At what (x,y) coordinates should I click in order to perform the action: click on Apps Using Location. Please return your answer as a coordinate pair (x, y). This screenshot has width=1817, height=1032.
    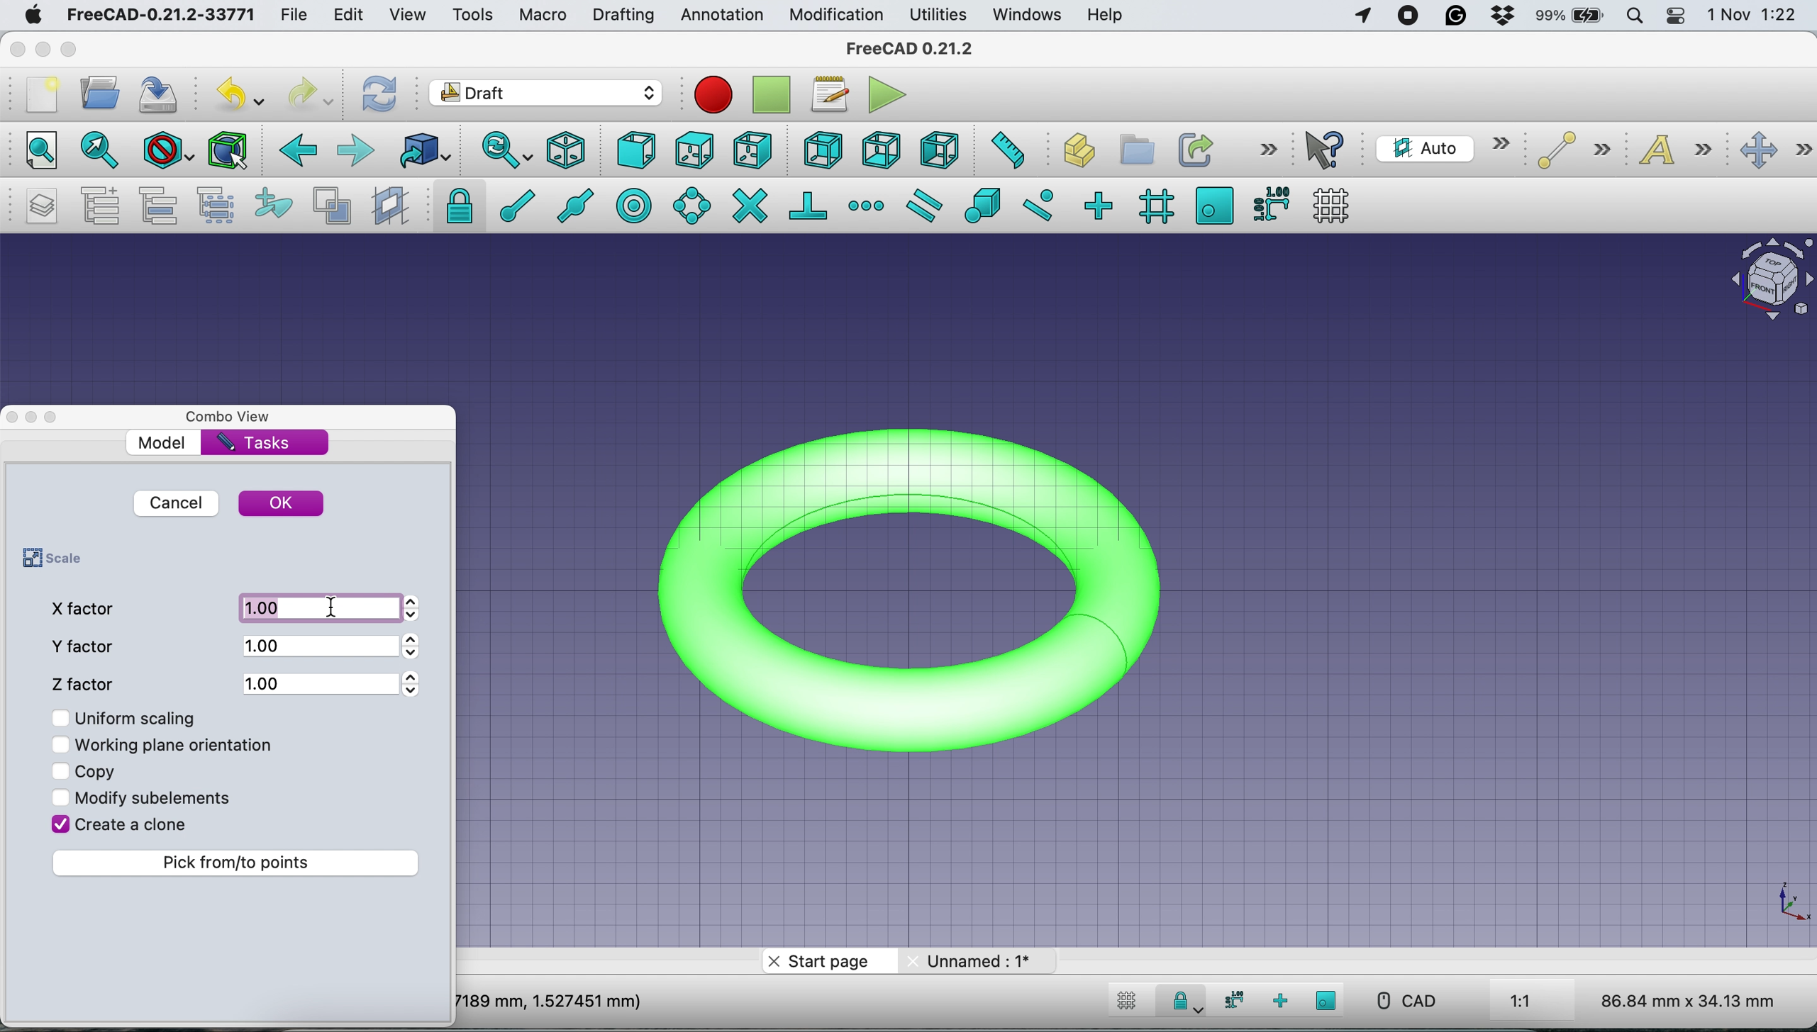
    Looking at the image, I should click on (1363, 17).